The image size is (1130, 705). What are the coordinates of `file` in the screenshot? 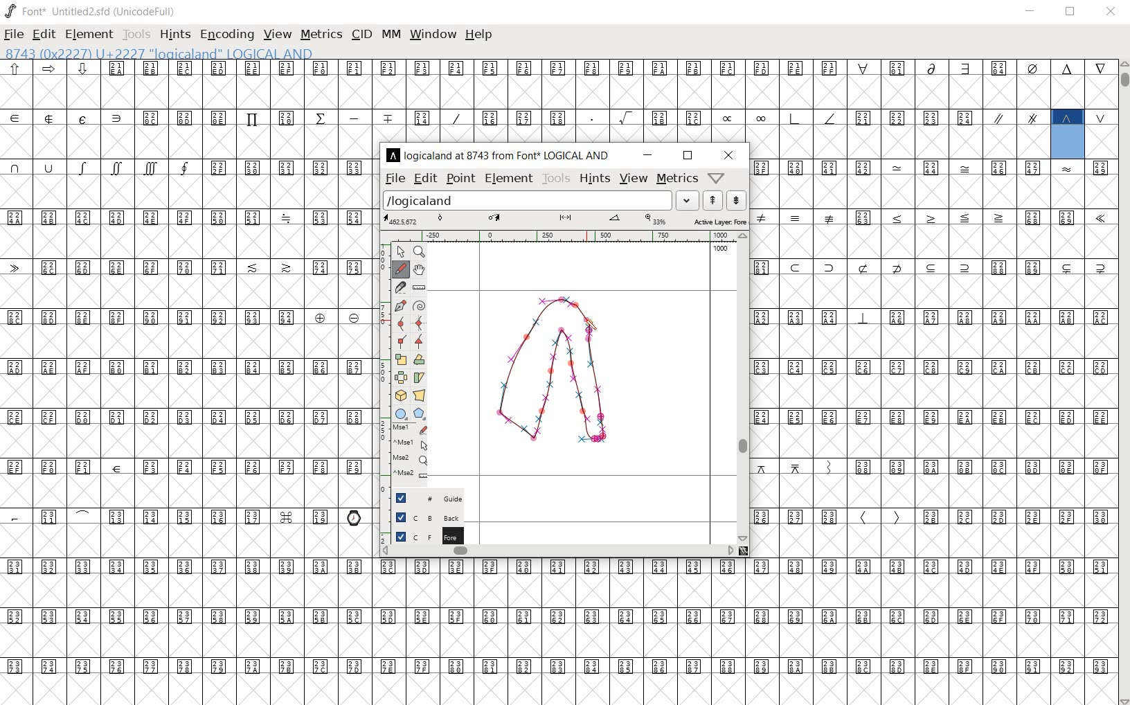 It's located at (14, 36).